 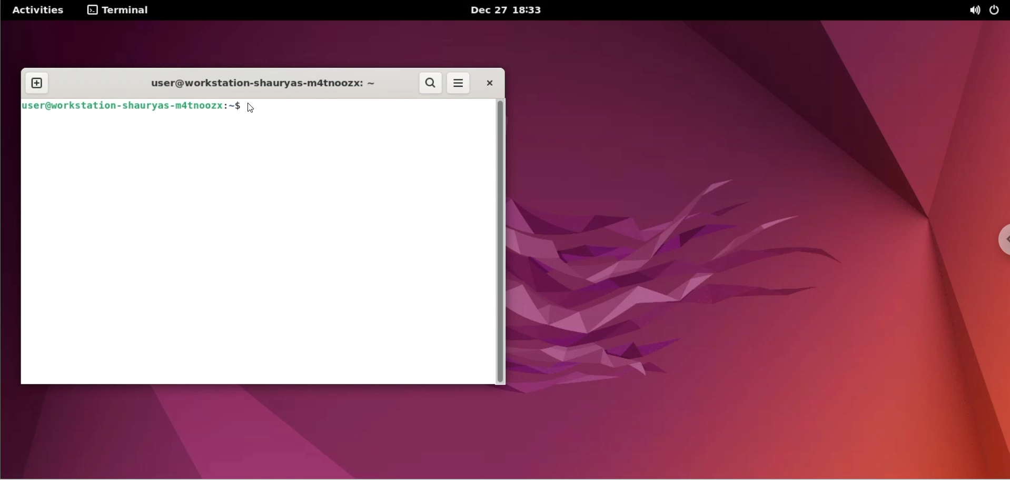 What do you see at coordinates (36, 82) in the screenshot?
I see `new tab` at bounding box center [36, 82].